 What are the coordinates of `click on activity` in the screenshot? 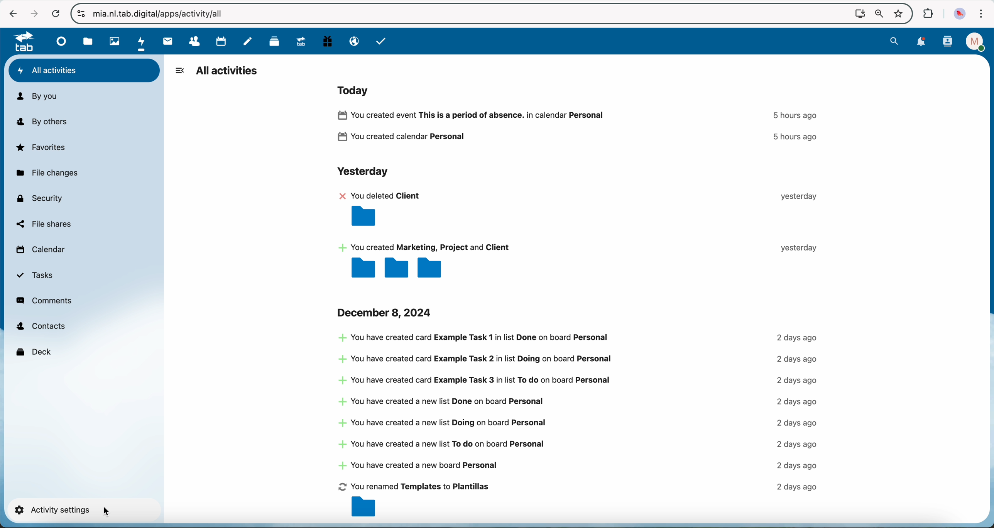 It's located at (142, 42).